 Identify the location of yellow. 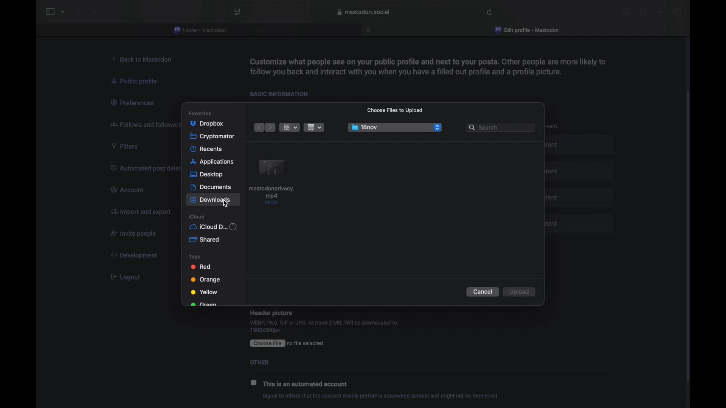
(204, 292).